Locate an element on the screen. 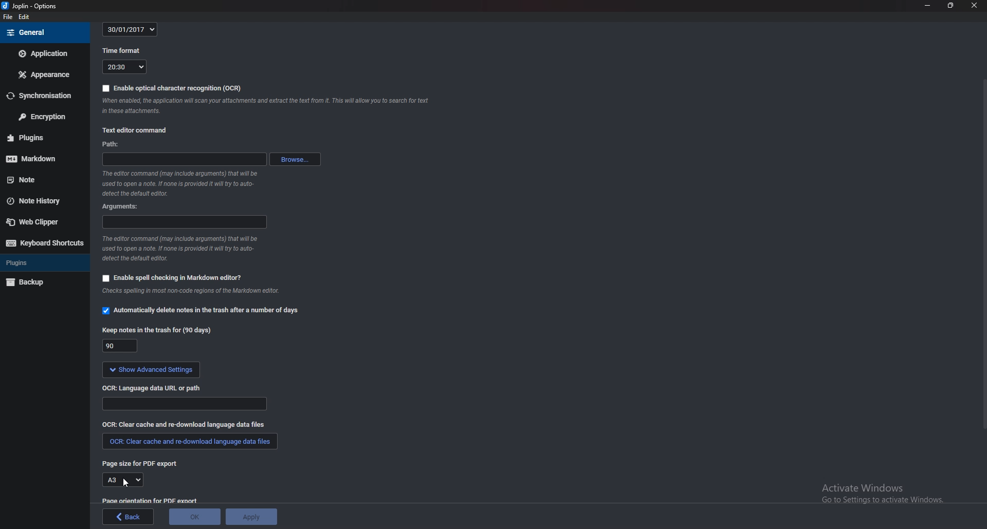 The width and height of the screenshot is (987, 529). activate windows is located at coordinates (884, 490).